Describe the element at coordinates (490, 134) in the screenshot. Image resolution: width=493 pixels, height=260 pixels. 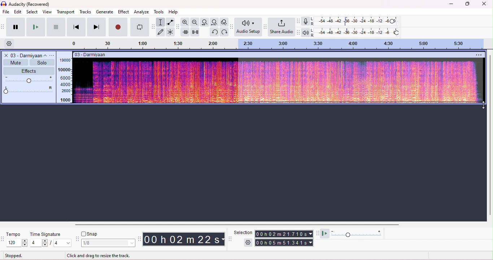
I see `vertical scroll bar` at that location.